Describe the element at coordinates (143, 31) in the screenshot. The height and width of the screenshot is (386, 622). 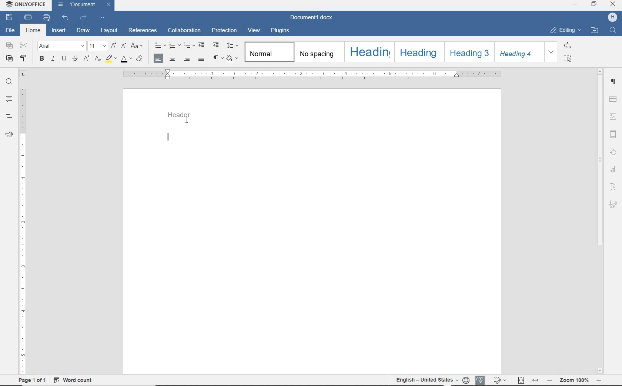
I see `references` at that location.